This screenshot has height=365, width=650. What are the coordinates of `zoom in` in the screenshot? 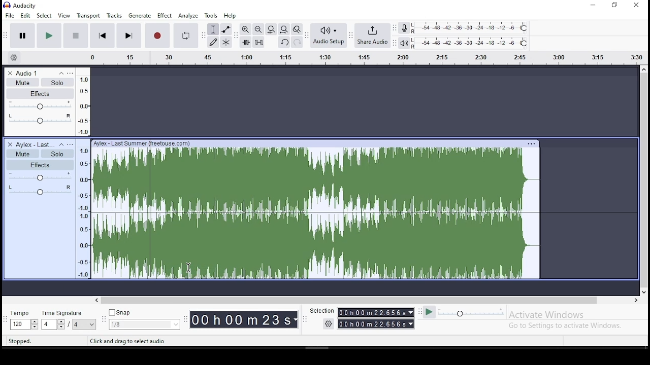 It's located at (245, 29).